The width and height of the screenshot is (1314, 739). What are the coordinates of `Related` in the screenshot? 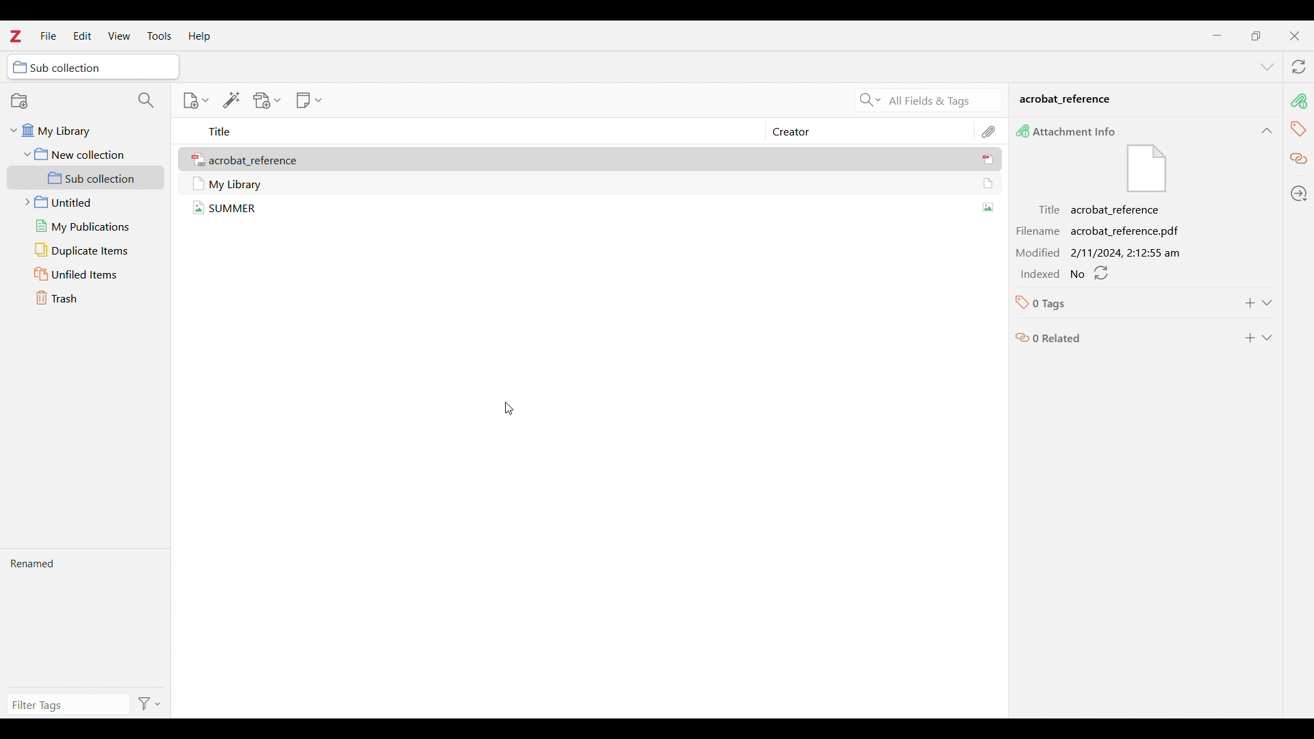 It's located at (1048, 338).